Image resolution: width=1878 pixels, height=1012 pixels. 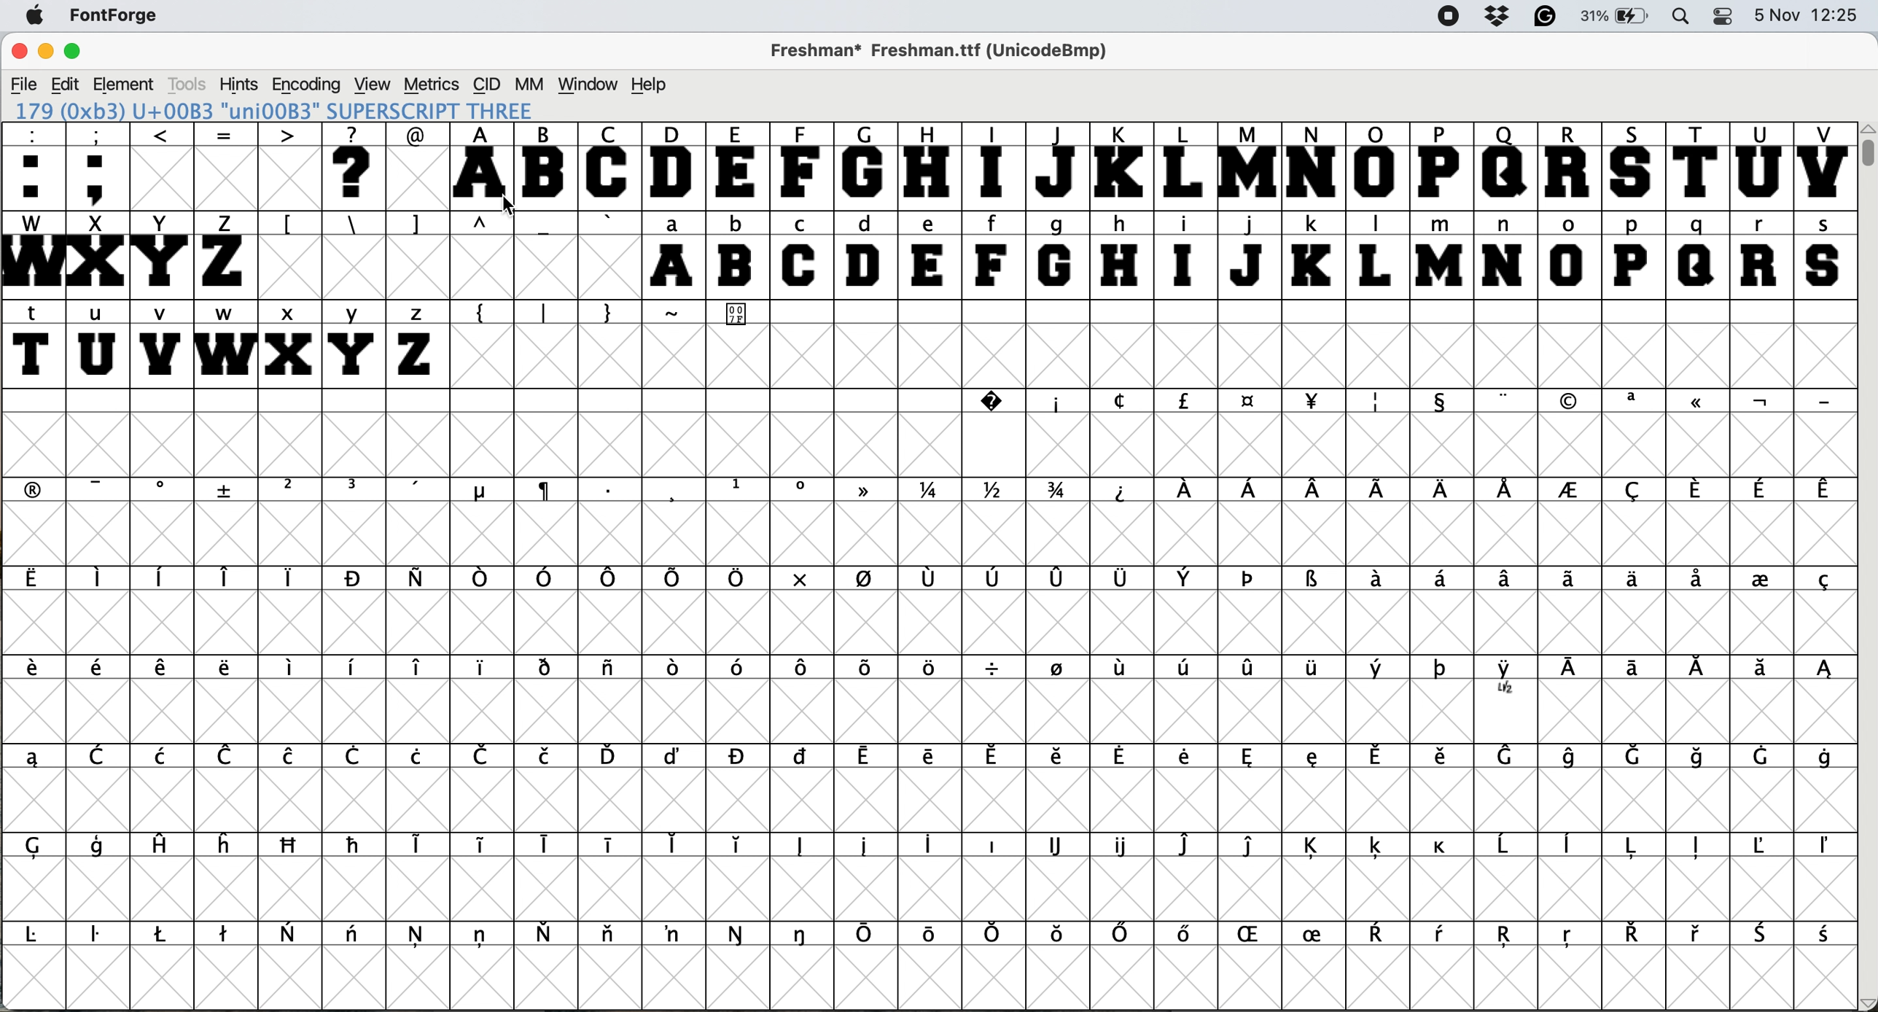 What do you see at coordinates (1000, 491) in the screenshot?
I see `1/2` at bounding box center [1000, 491].